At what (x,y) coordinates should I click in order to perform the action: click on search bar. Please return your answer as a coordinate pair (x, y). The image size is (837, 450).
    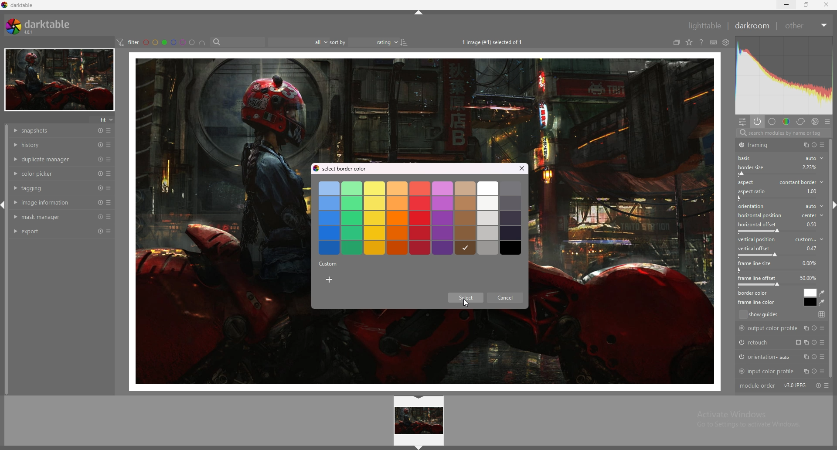
    Looking at the image, I should click on (237, 41).